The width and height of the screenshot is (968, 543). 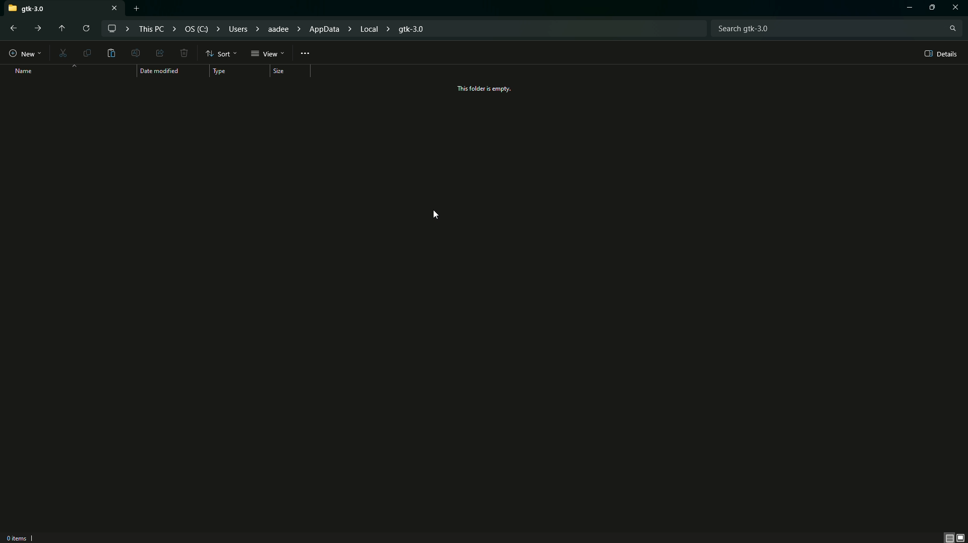 I want to click on Edit, so click(x=137, y=52).